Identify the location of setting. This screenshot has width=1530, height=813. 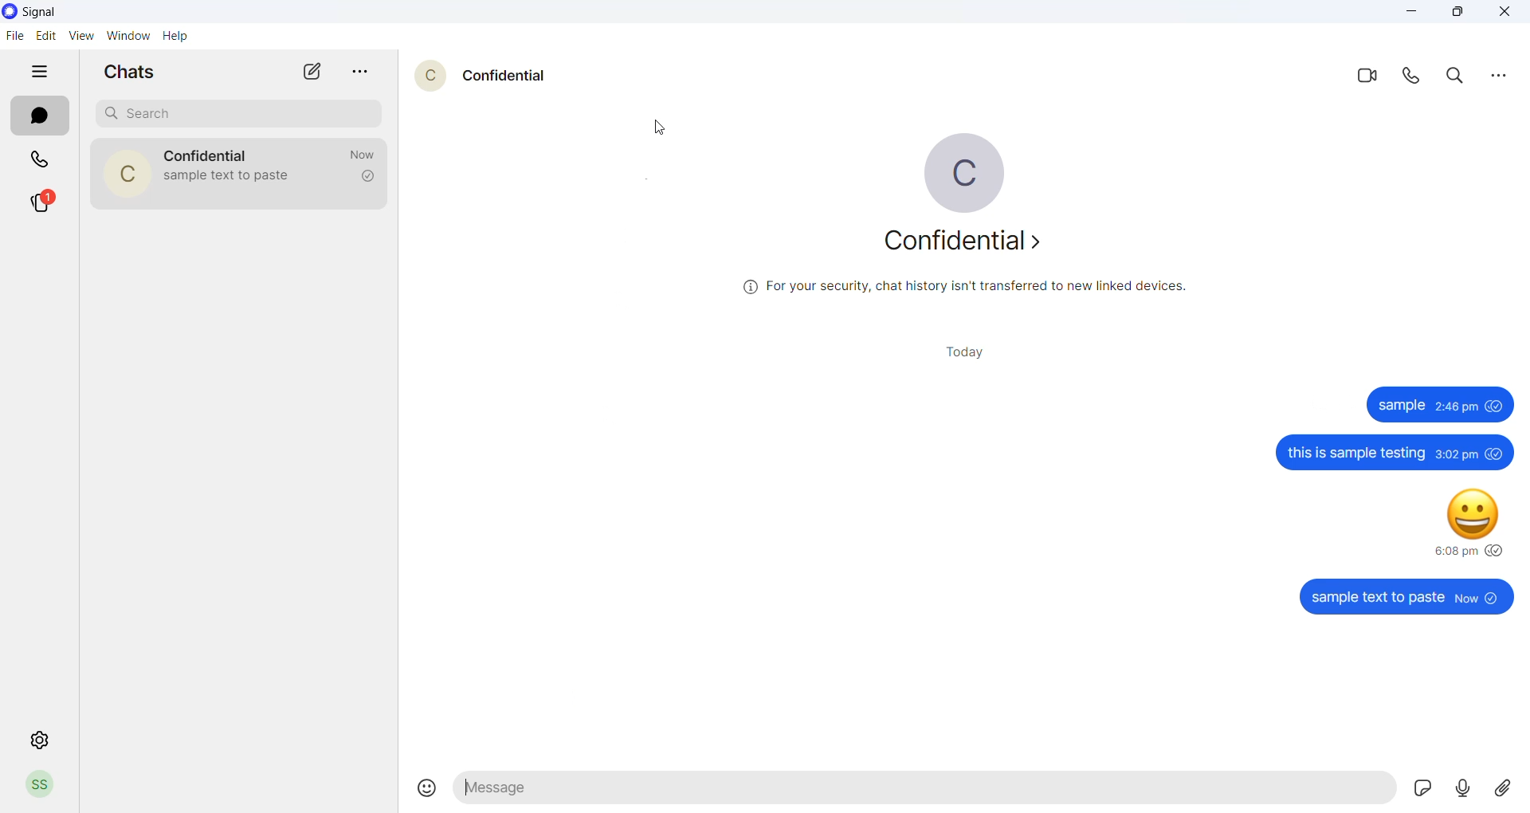
(35, 740).